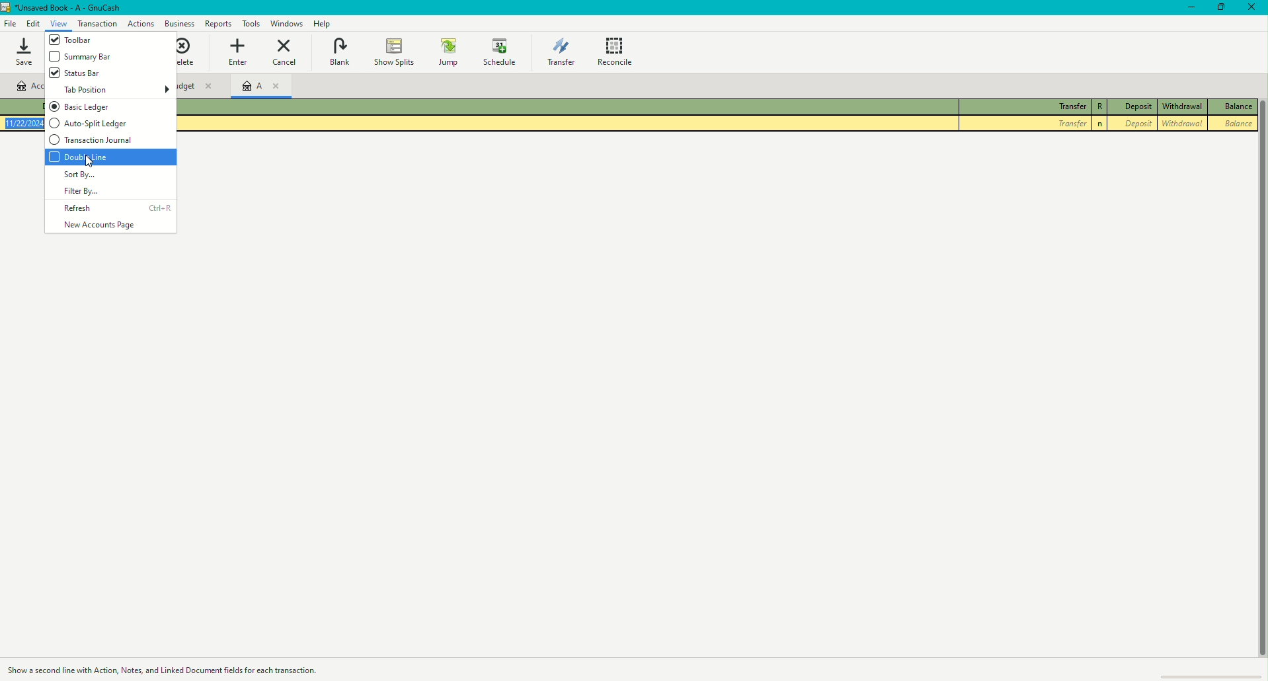  What do you see at coordinates (56, 24) in the screenshot?
I see `View` at bounding box center [56, 24].